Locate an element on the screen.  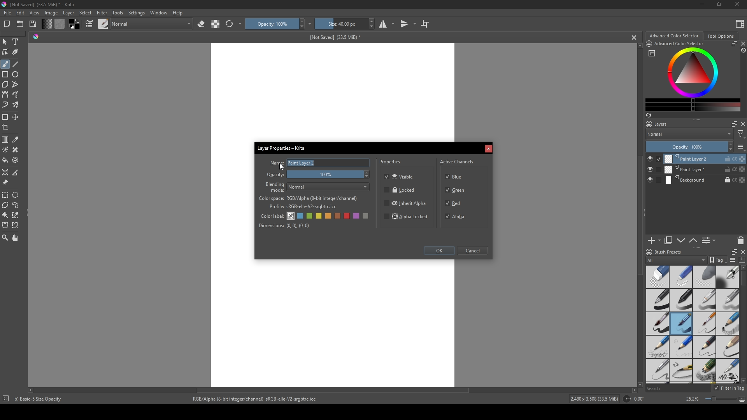
close is located at coordinates (742, 124).